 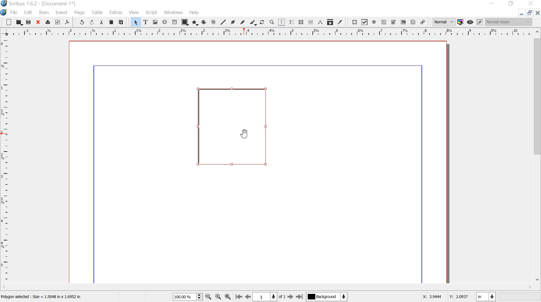 What do you see at coordinates (365, 22) in the screenshot?
I see `pdf check box` at bounding box center [365, 22].